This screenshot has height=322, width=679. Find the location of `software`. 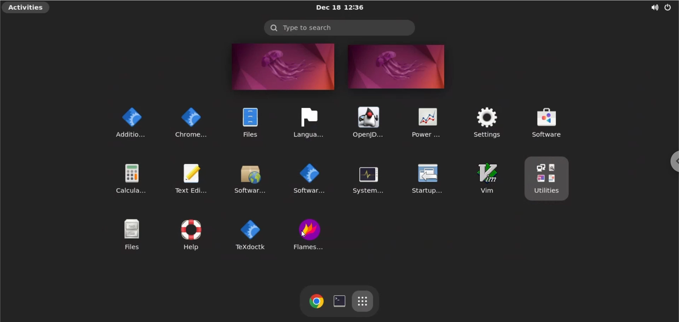

software is located at coordinates (561, 122).